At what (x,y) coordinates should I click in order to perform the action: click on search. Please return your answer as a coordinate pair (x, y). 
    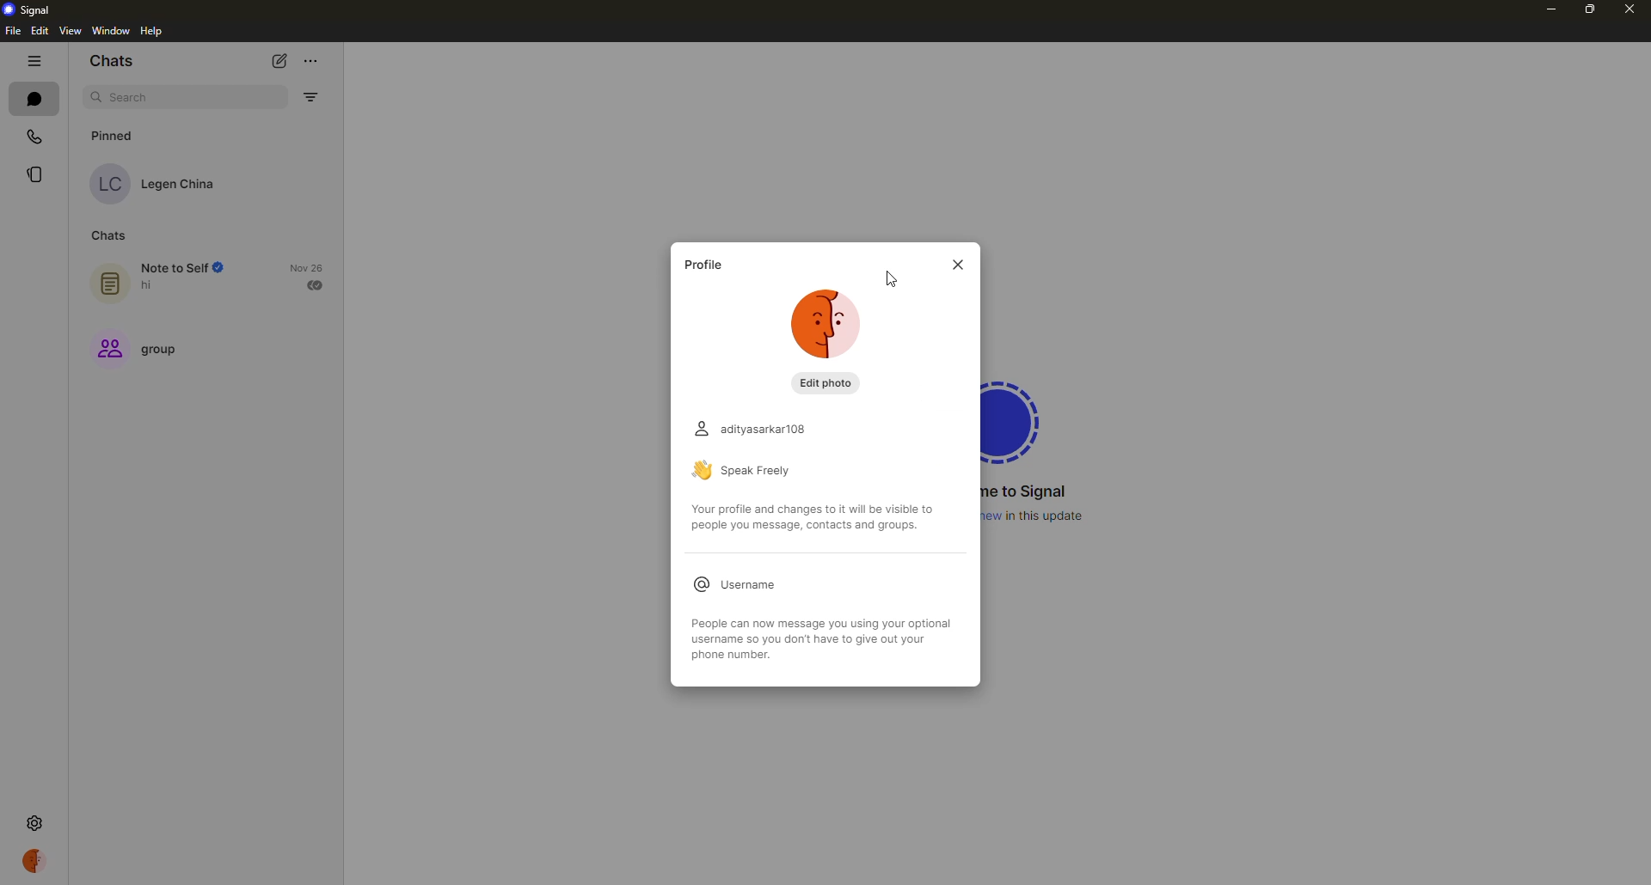
    Looking at the image, I should click on (134, 98).